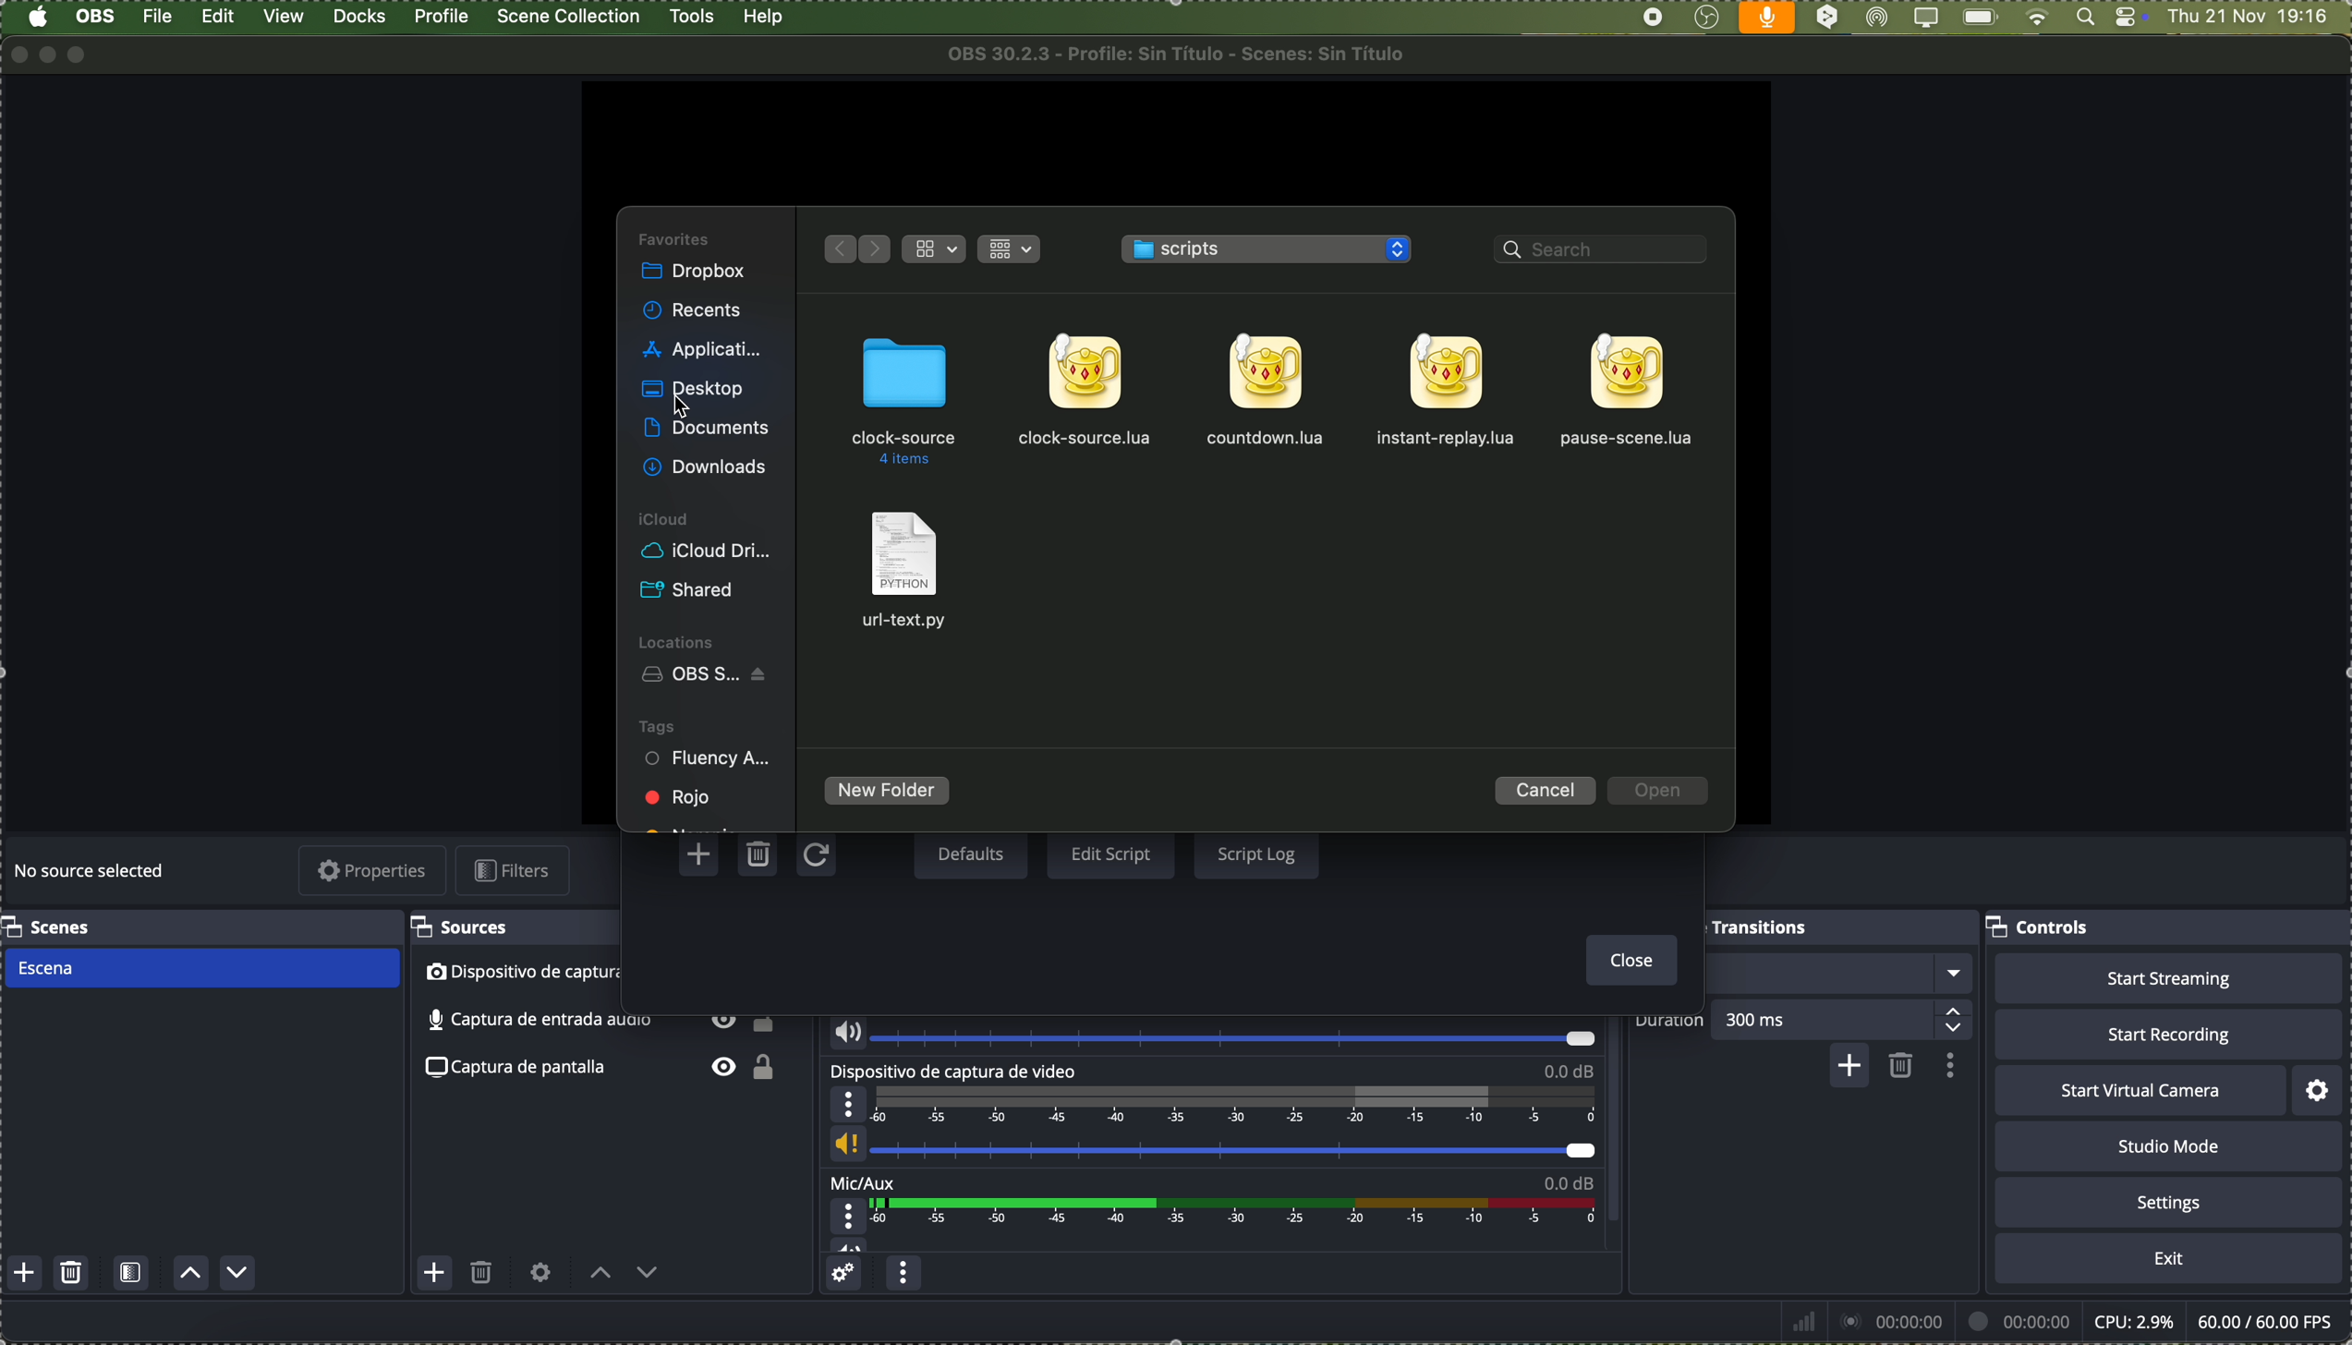 This screenshot has width=2352, height=1345. What do you see at coordinates (2042, 929) in the screenshot?
I see `controls` at bounding box center [2042, 929].